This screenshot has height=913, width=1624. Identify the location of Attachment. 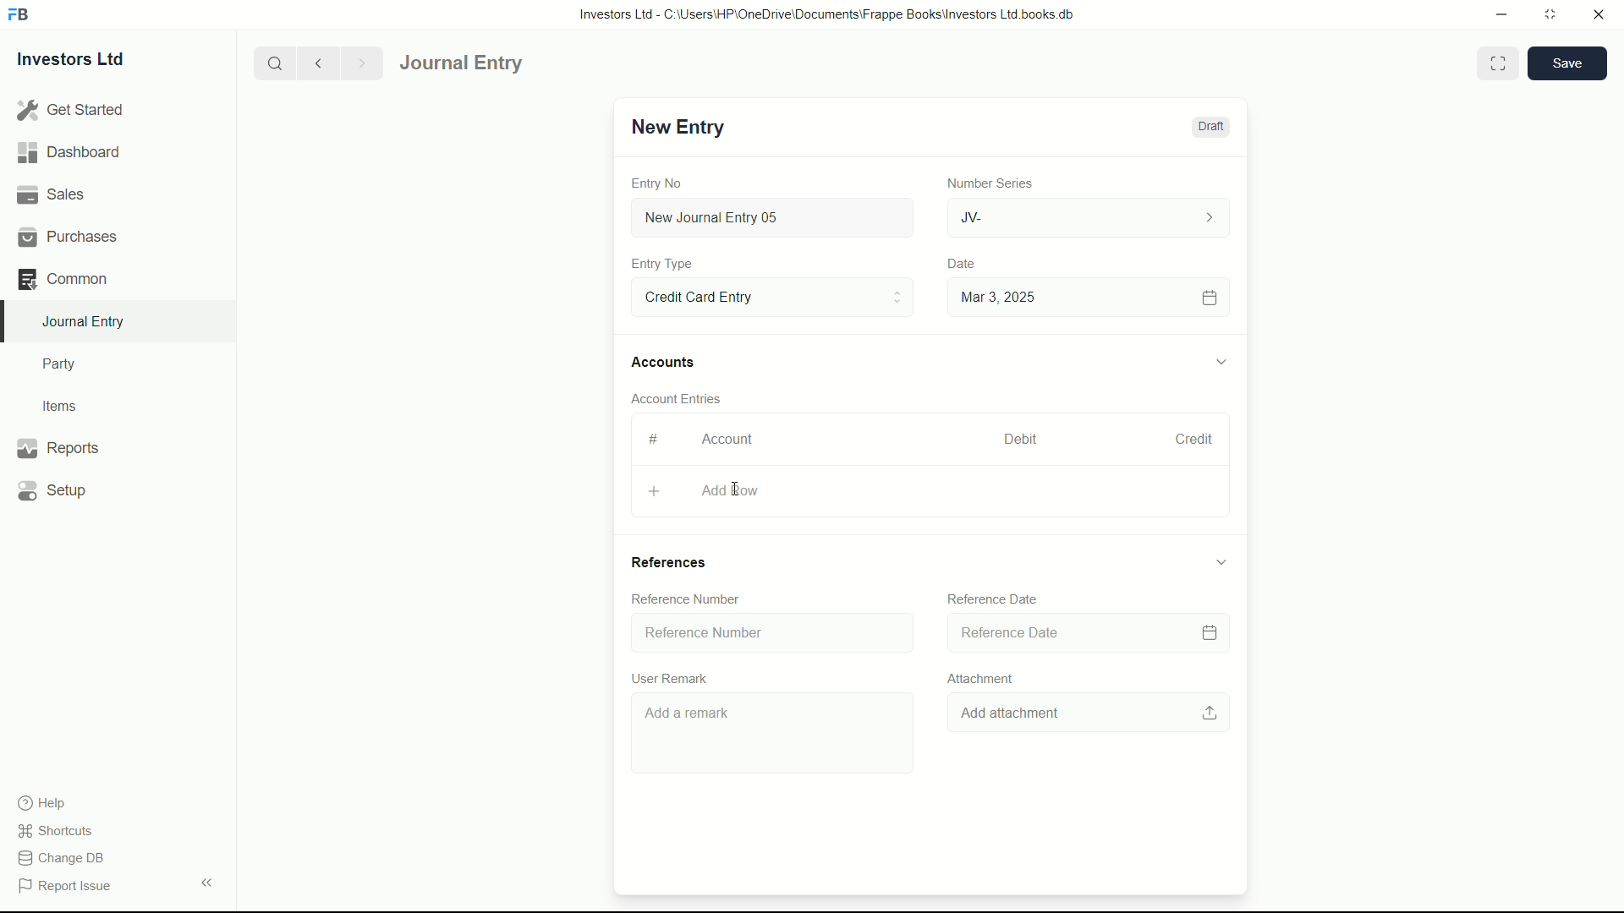
(982, 678).